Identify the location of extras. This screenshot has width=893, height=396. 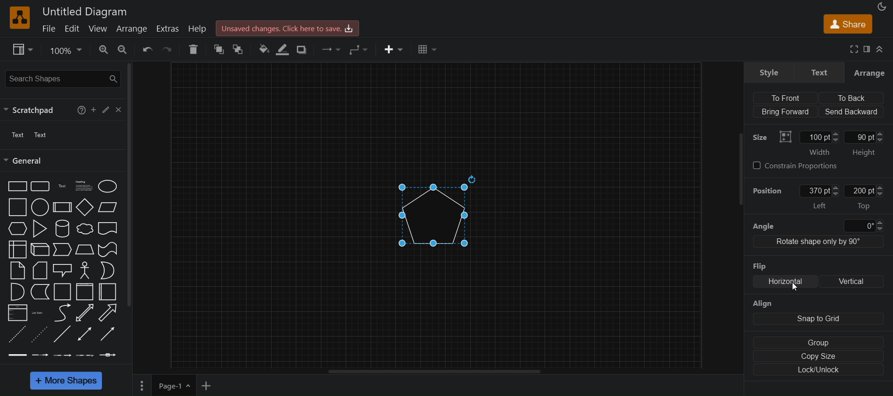
(169, 29).